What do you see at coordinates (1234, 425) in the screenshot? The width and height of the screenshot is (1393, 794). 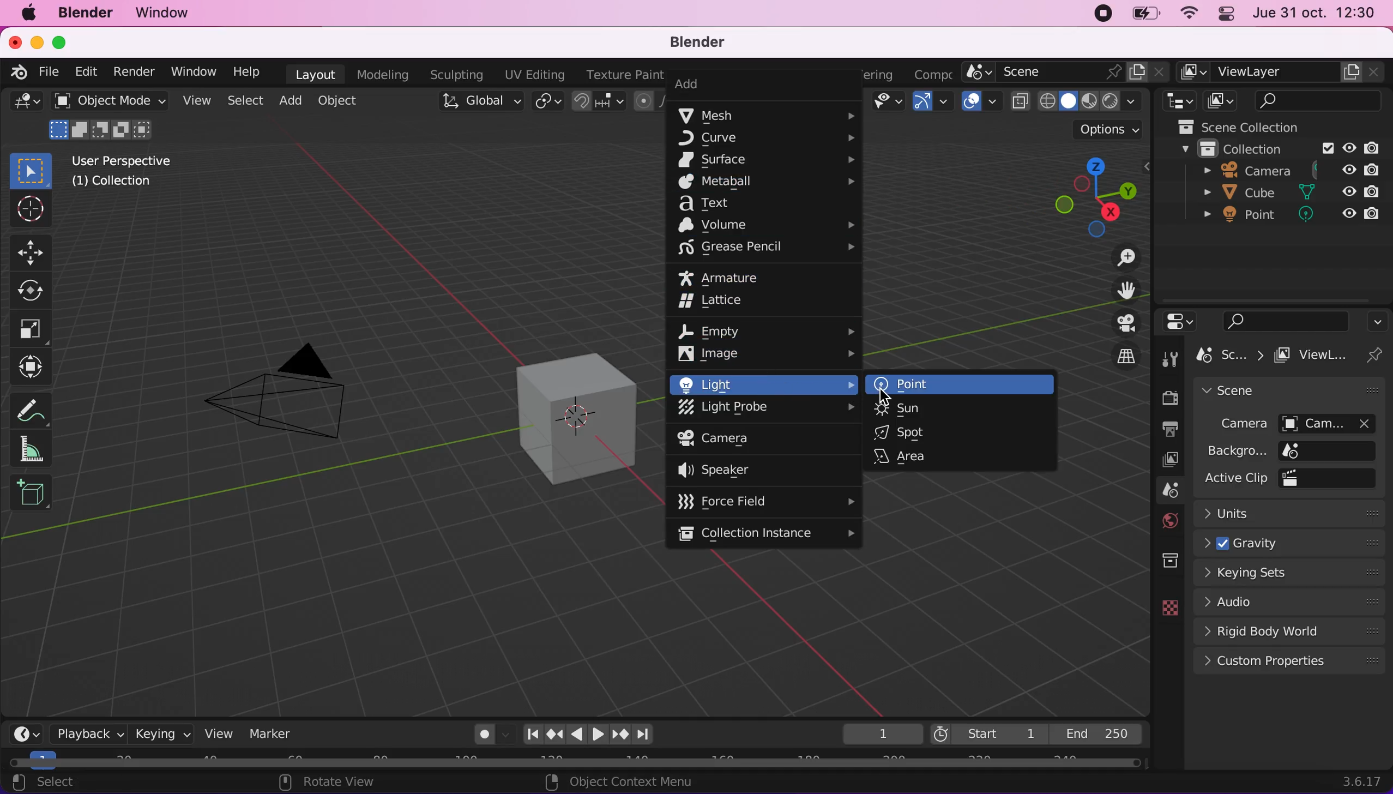 I see `camera` at bounding box center [1234, 425].